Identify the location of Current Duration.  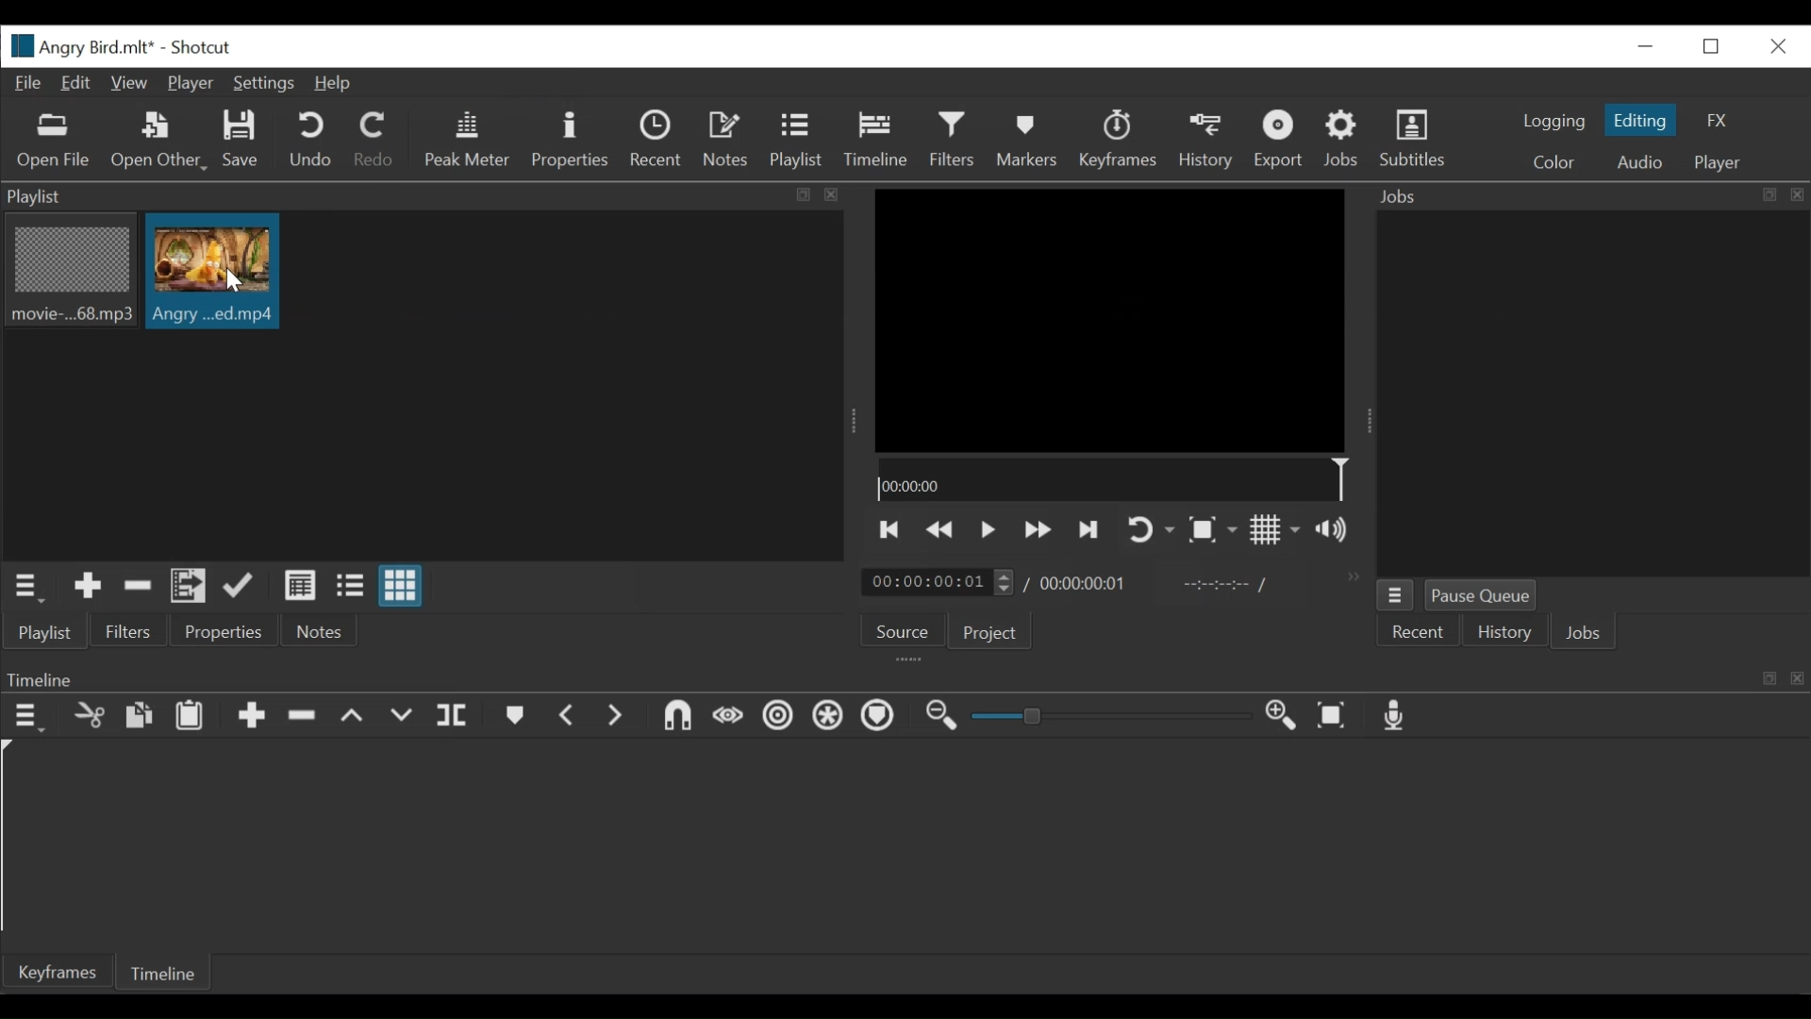
(939, 581).